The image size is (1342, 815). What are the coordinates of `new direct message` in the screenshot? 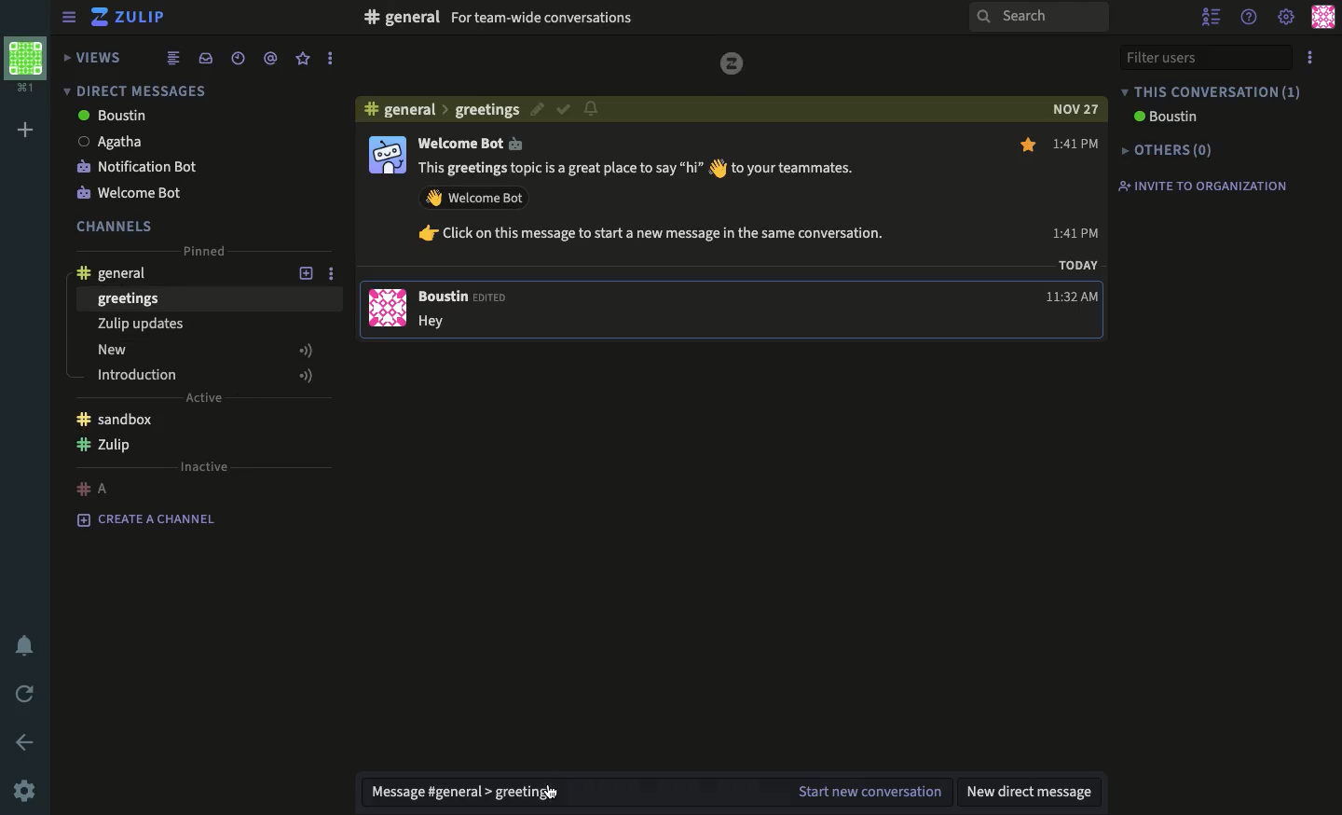 It's located at (1032, 792).